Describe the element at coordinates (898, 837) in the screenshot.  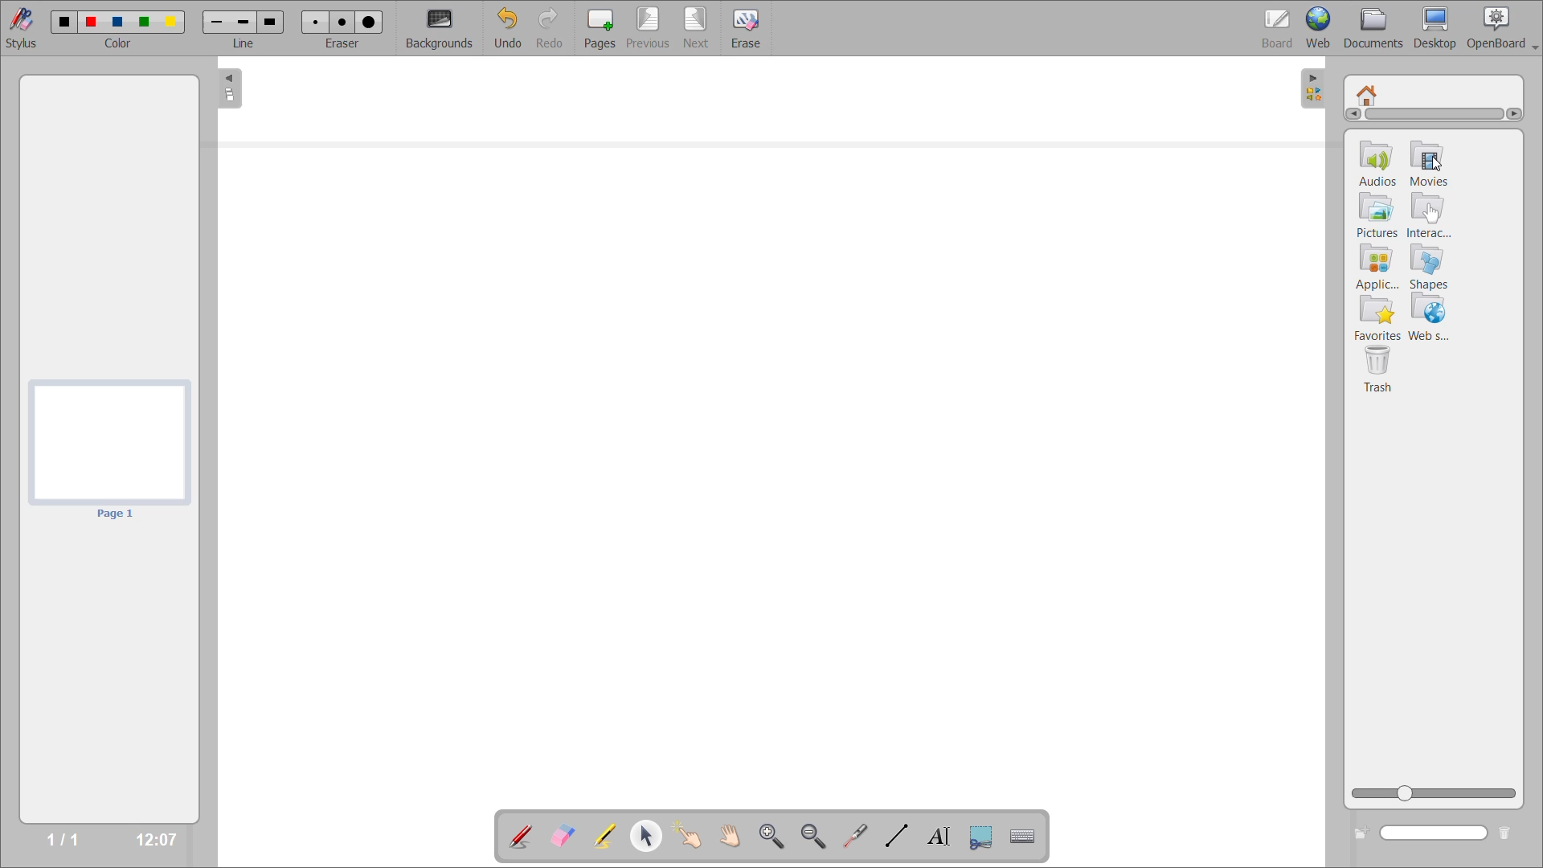
I see `draw lines` at that location.